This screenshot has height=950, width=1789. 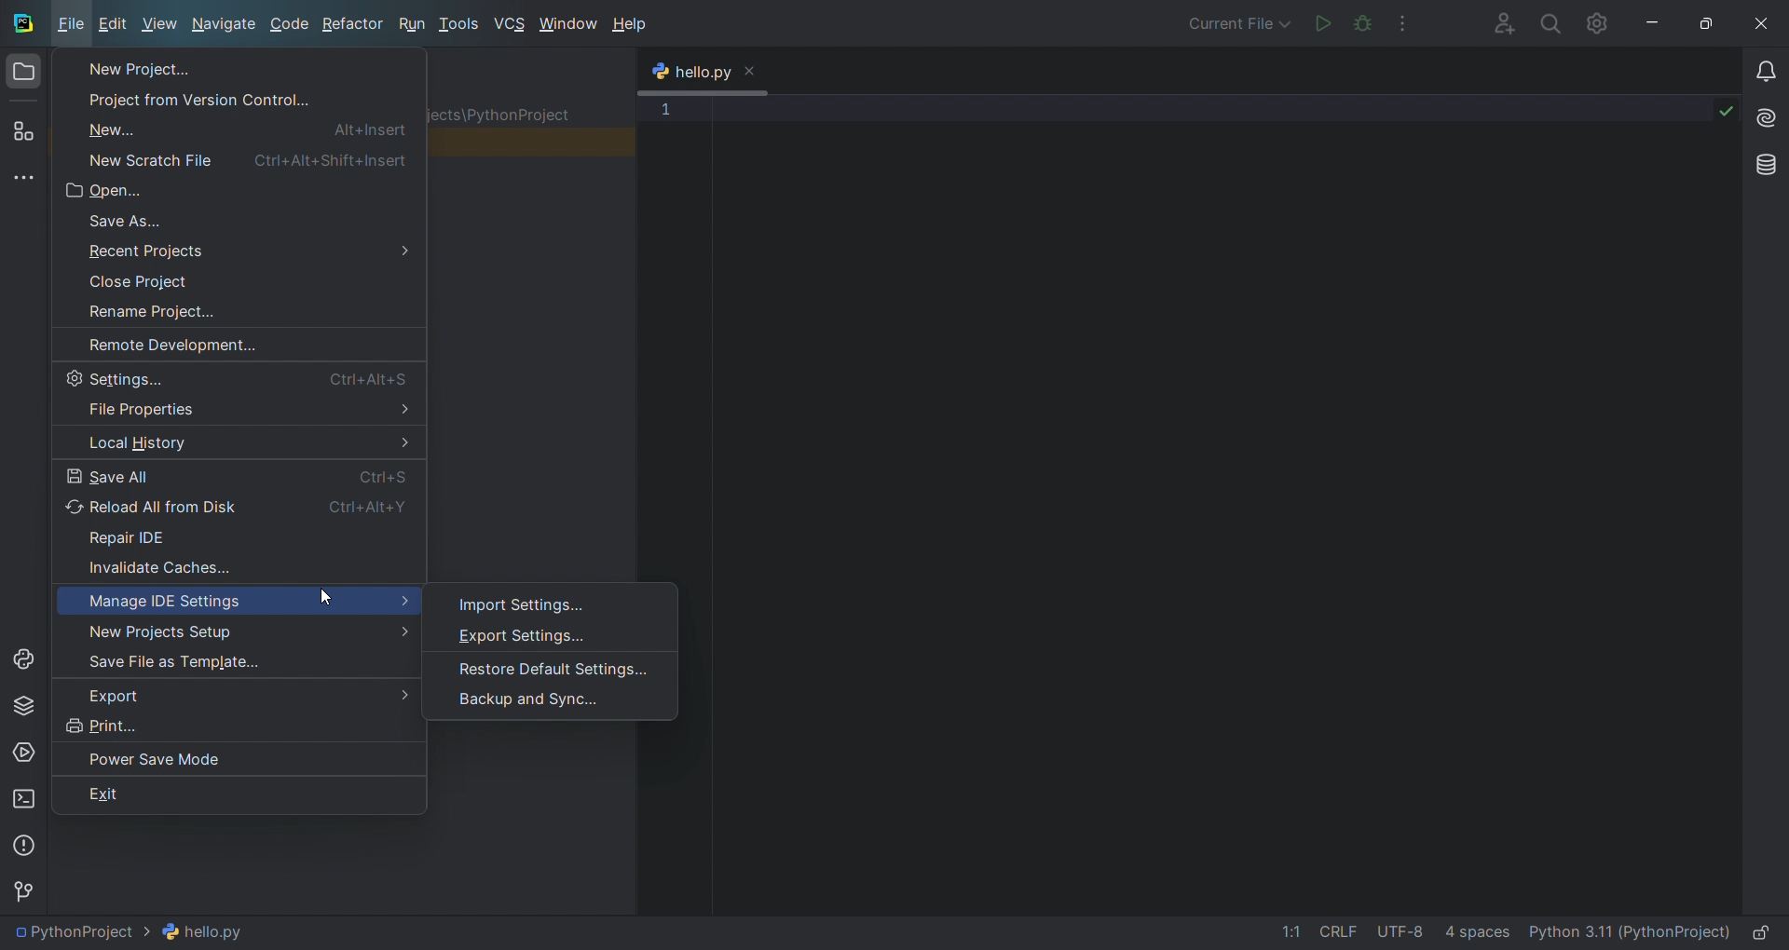 What do you see at coordinates (22, 710) in the screenshot?
I see `python package` at bounding box center [22, 710].